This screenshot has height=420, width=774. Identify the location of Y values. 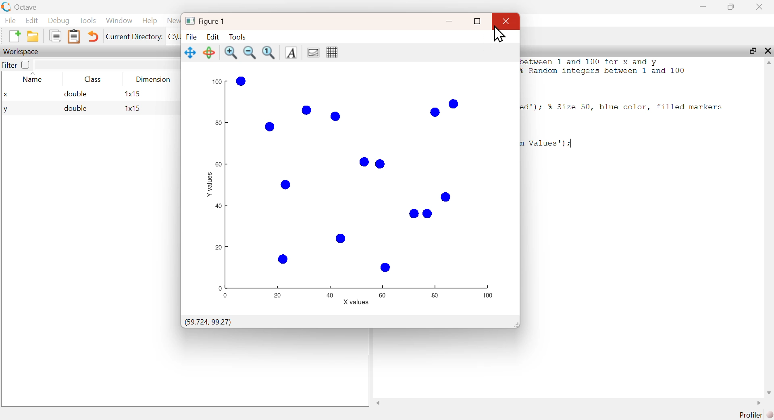
(208, 183).